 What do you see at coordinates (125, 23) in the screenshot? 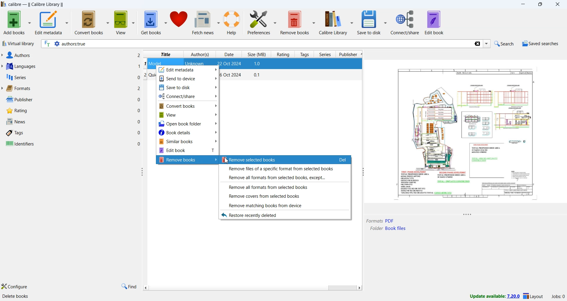
I see `view` at bounding box center [125, 23].